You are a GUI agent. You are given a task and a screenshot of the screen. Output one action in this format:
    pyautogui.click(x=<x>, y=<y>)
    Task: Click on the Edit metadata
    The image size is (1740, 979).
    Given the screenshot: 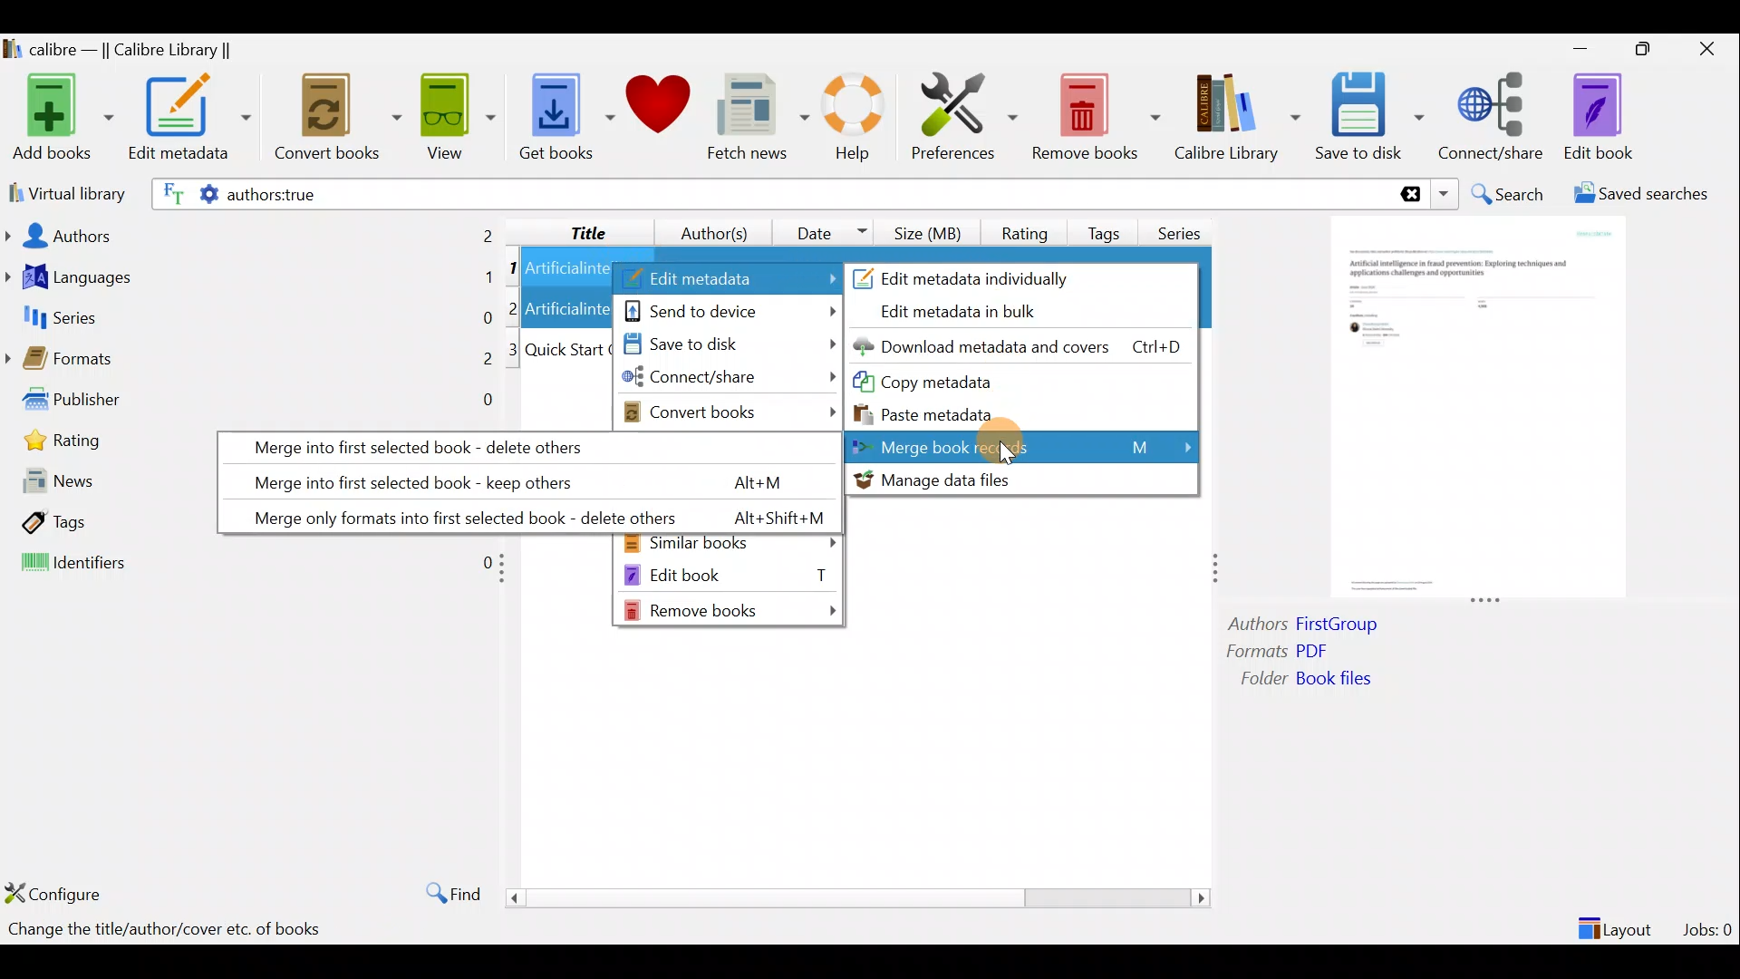 What is the action you would take?
    pyautogui.click(x=728, y=279)
    